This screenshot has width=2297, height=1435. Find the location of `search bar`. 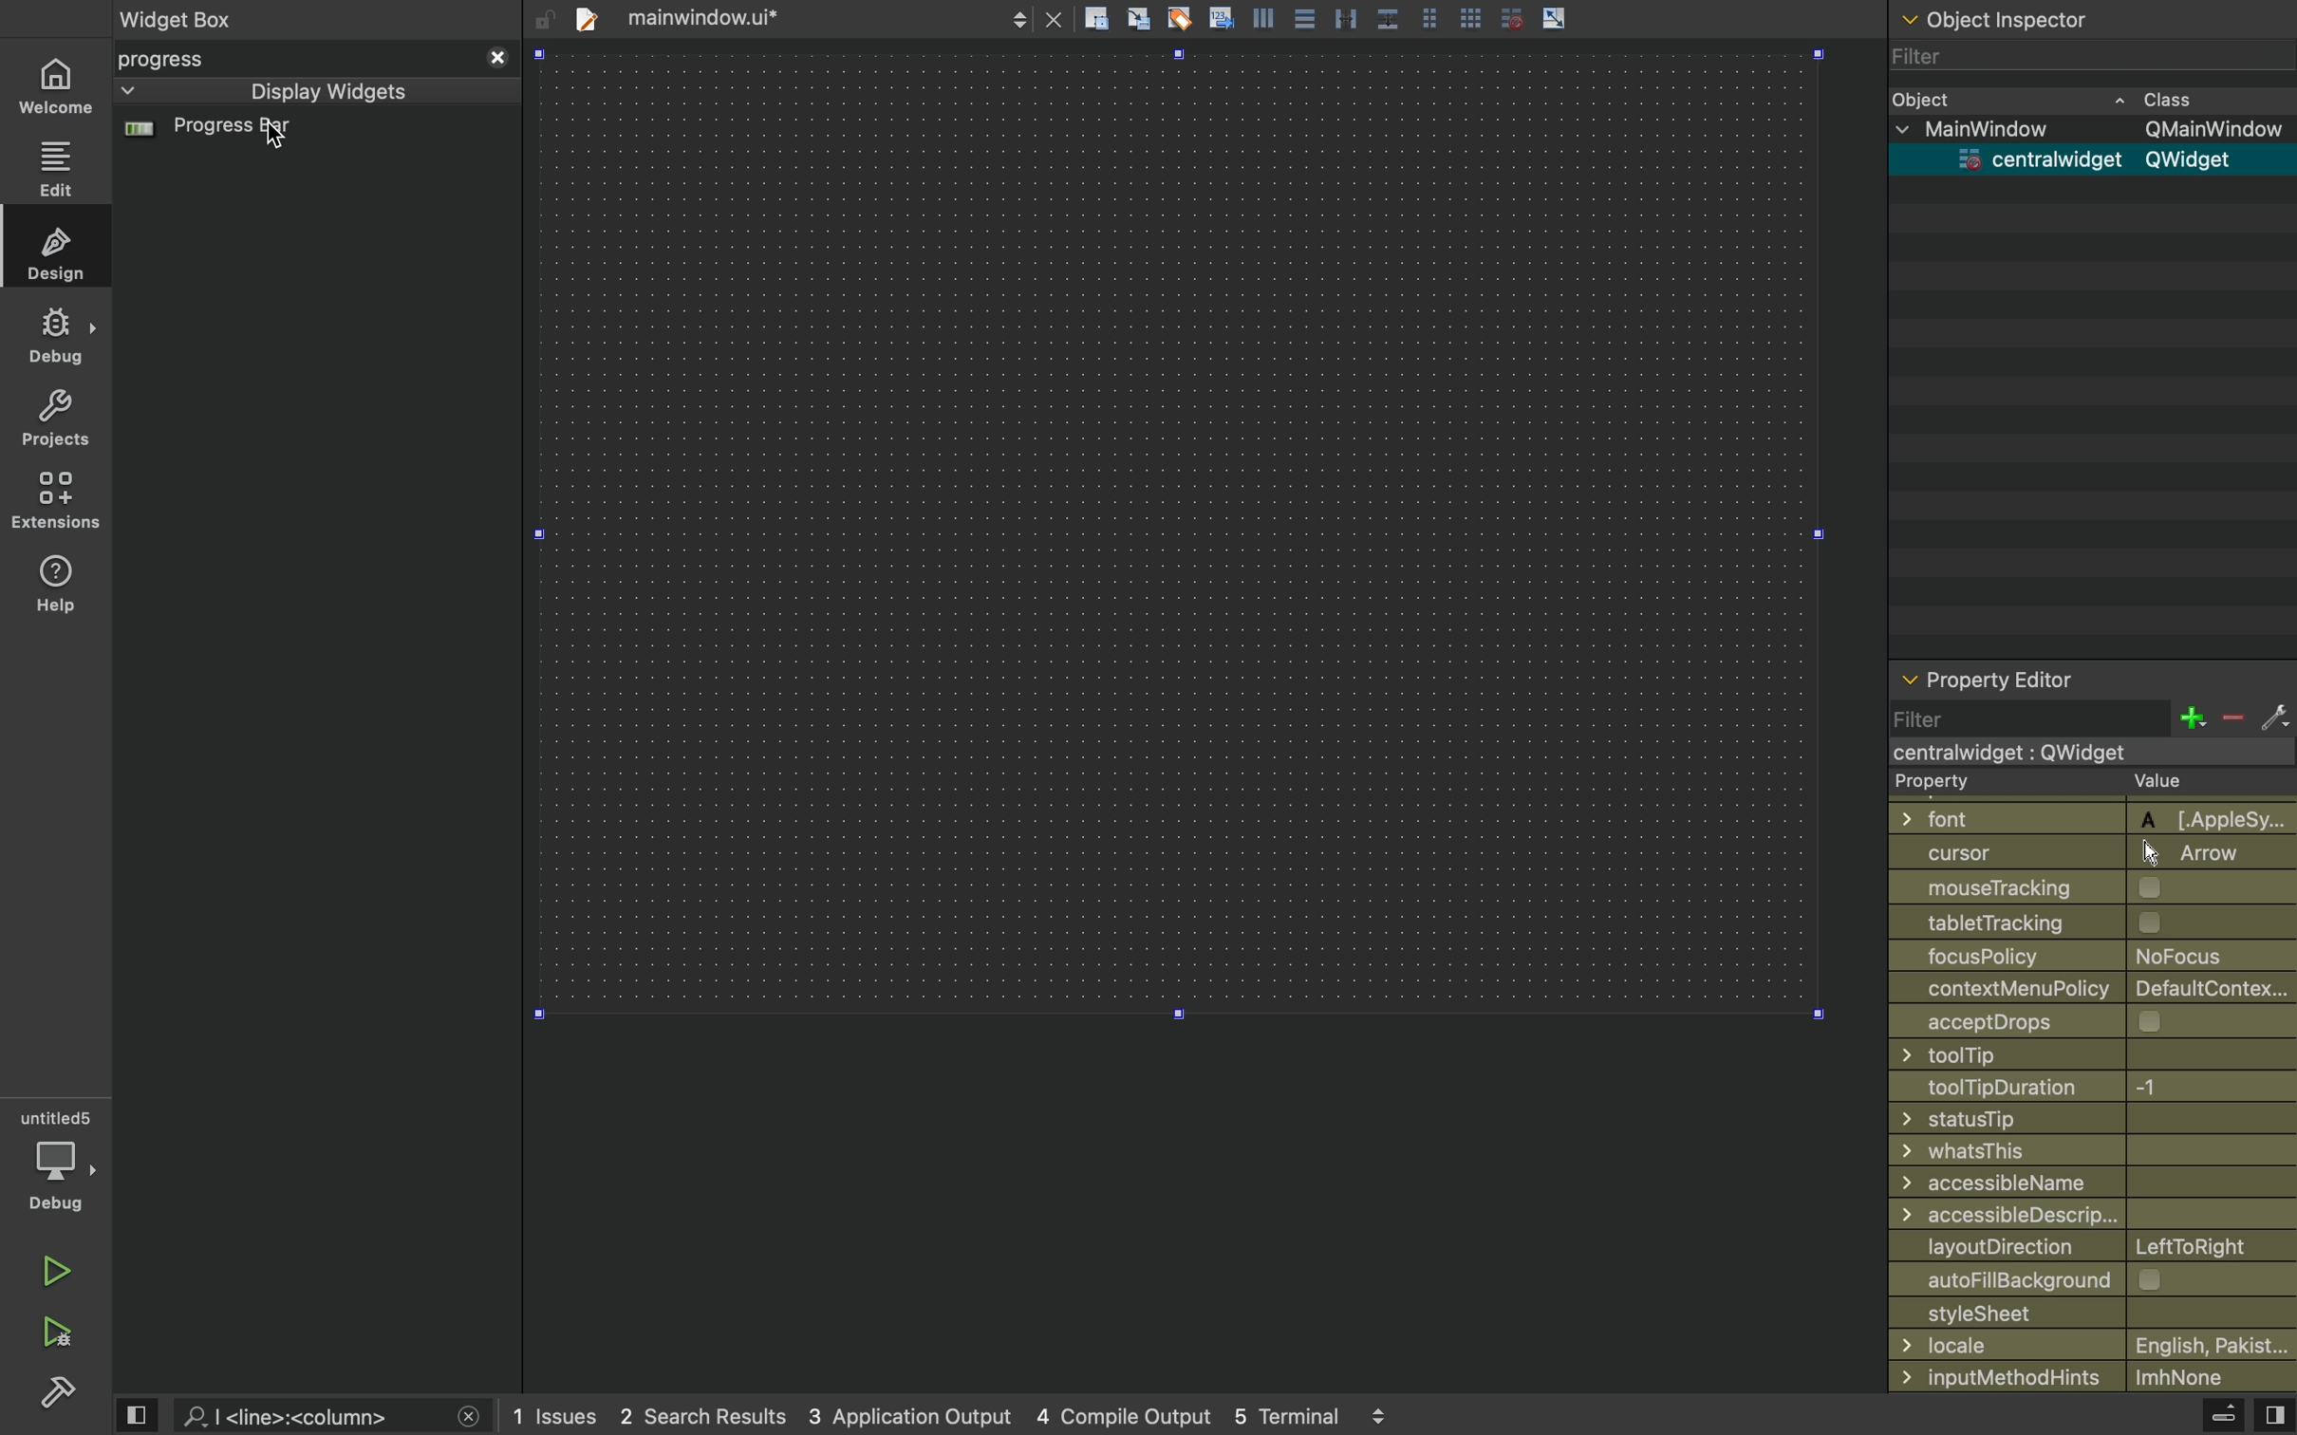

search bar is located at coordinates (329, 1416).